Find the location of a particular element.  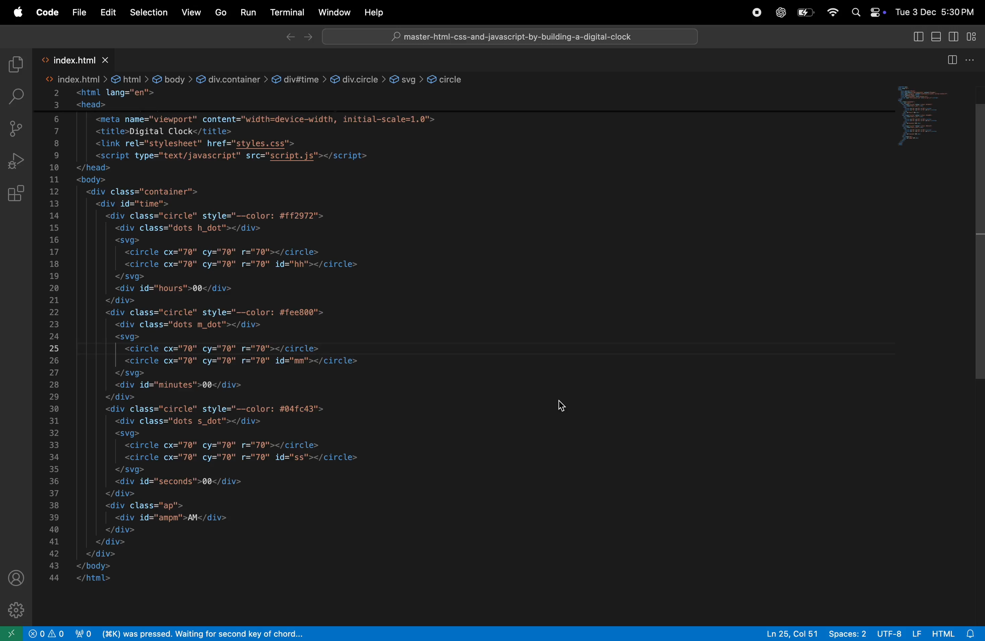

index.html is located at coordinates (74, 59).